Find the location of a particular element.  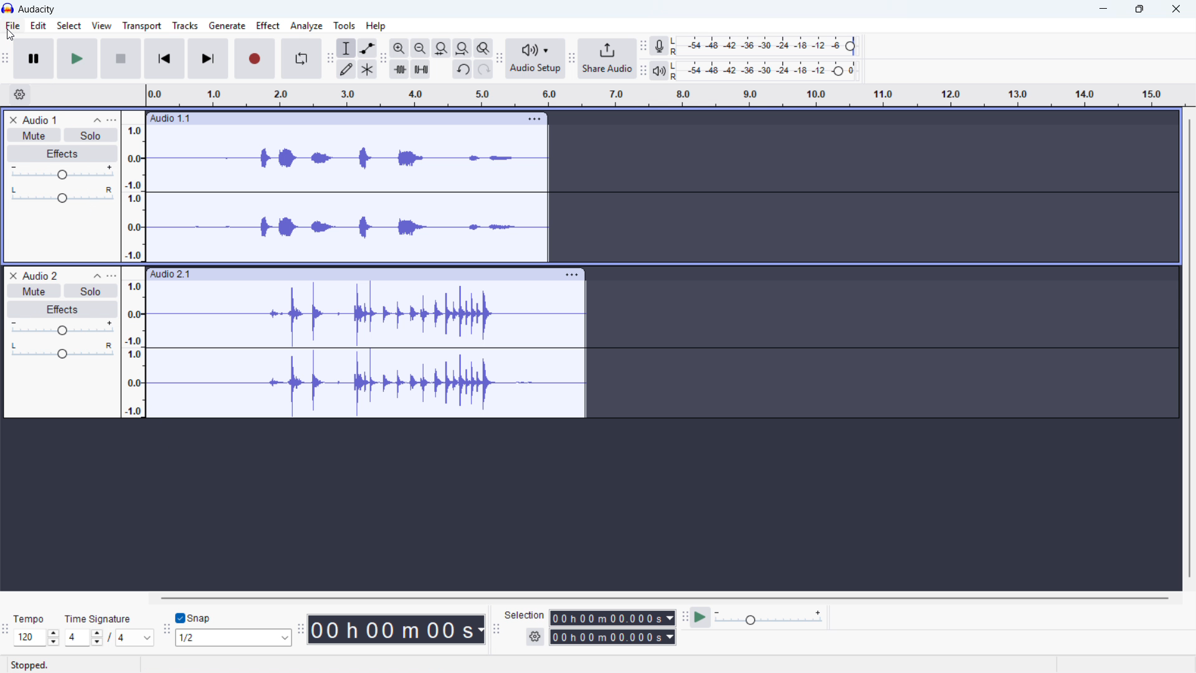

Selection end time is located at coordinates (613, 637).